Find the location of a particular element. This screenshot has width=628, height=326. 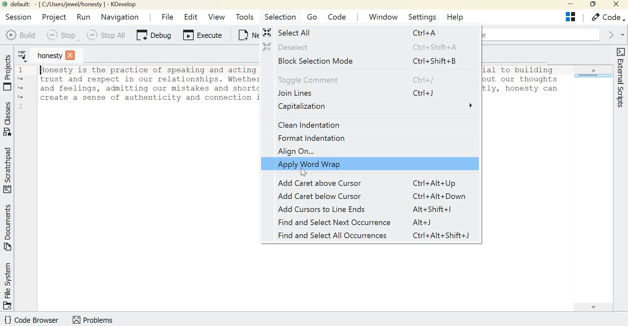

Tools is located at coordinates (245, 17).